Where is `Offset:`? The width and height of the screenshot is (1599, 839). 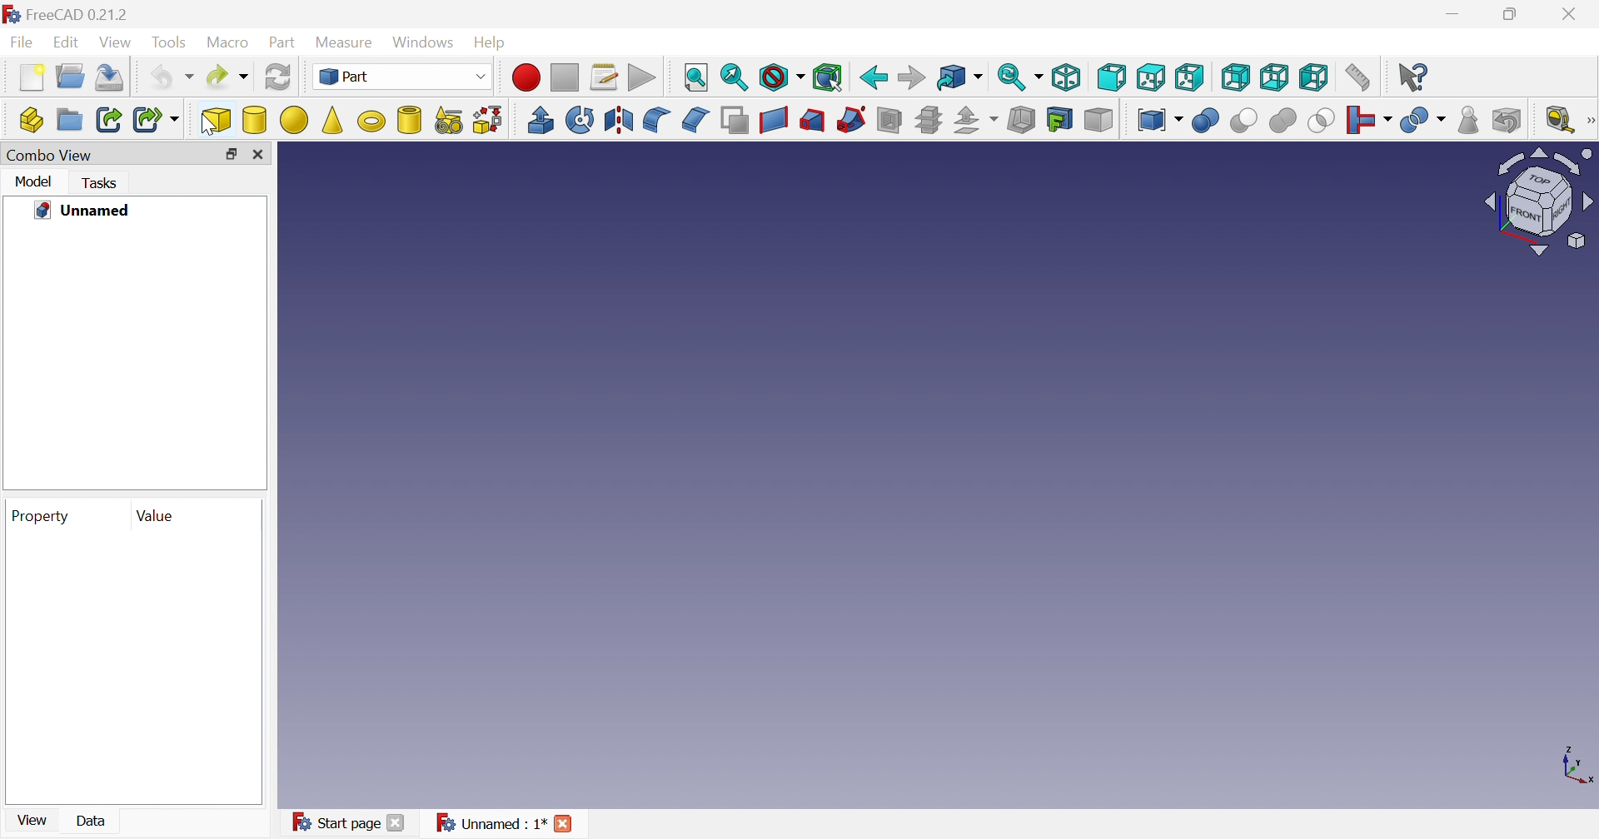
Offset: is located at coordinates (978, 120).